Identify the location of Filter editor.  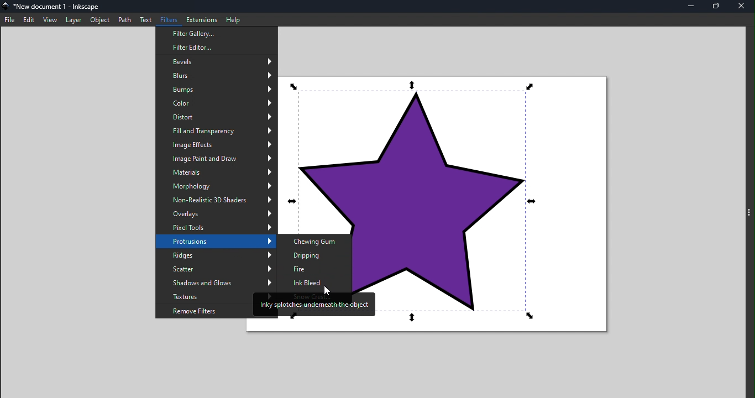
(216, 48).